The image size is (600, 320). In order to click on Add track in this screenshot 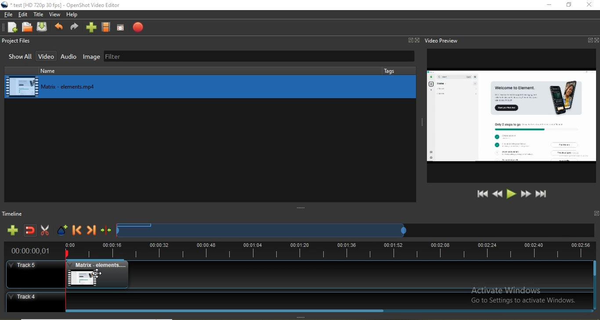, I will do `click(13, 230)`.